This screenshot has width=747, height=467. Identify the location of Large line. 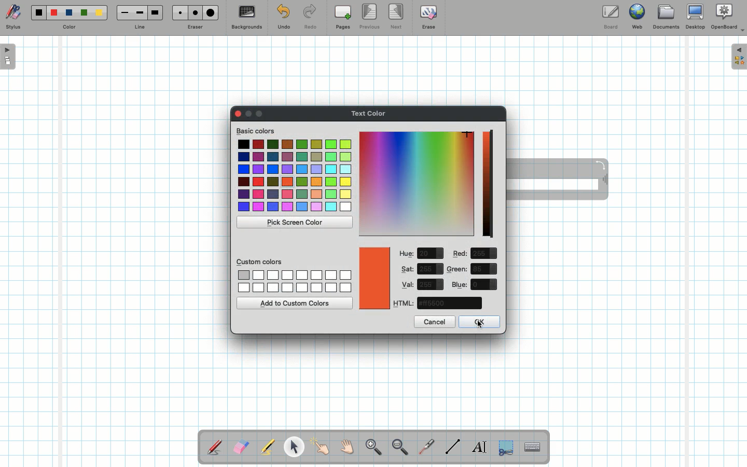
(156, 12).